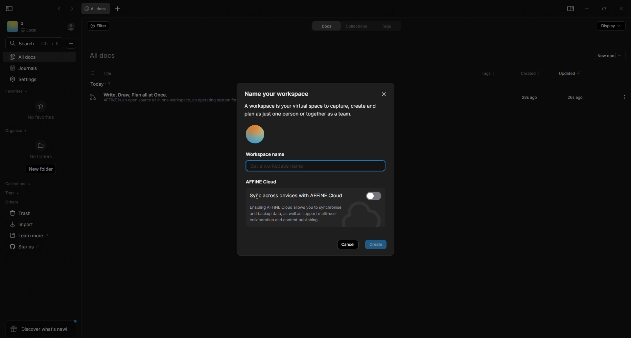  What do you see at coordinates (320, 26) in the screenshot?
I see `docs` at bounding box center [320, 26].